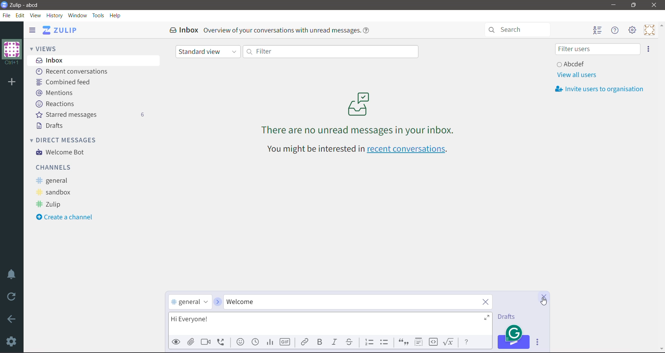  I want to click on Mentions, so click(55, 92).